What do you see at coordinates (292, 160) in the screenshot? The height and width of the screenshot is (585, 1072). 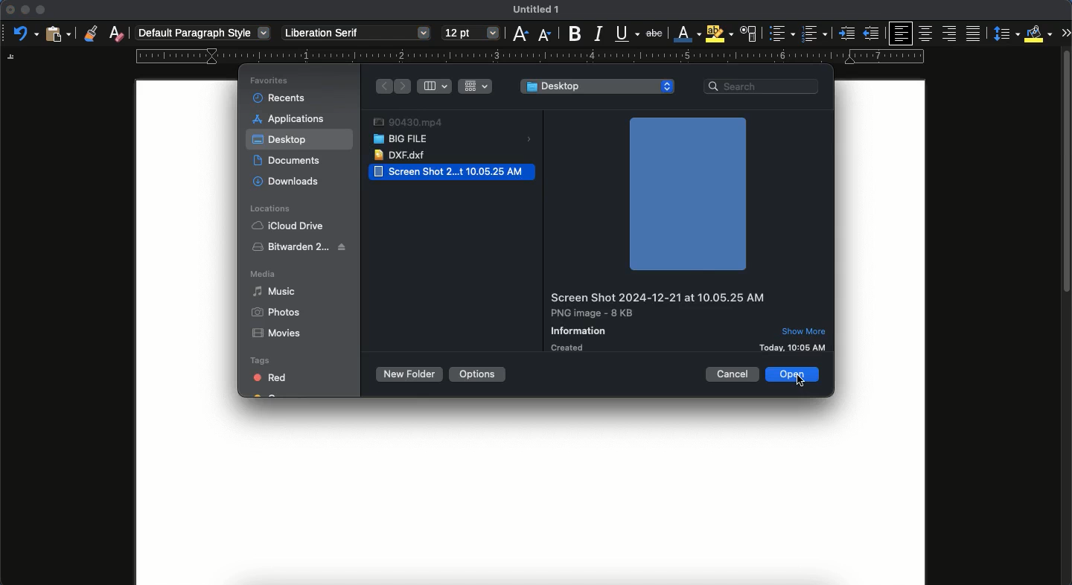 I see `documents` at bounding box center [292, 160].